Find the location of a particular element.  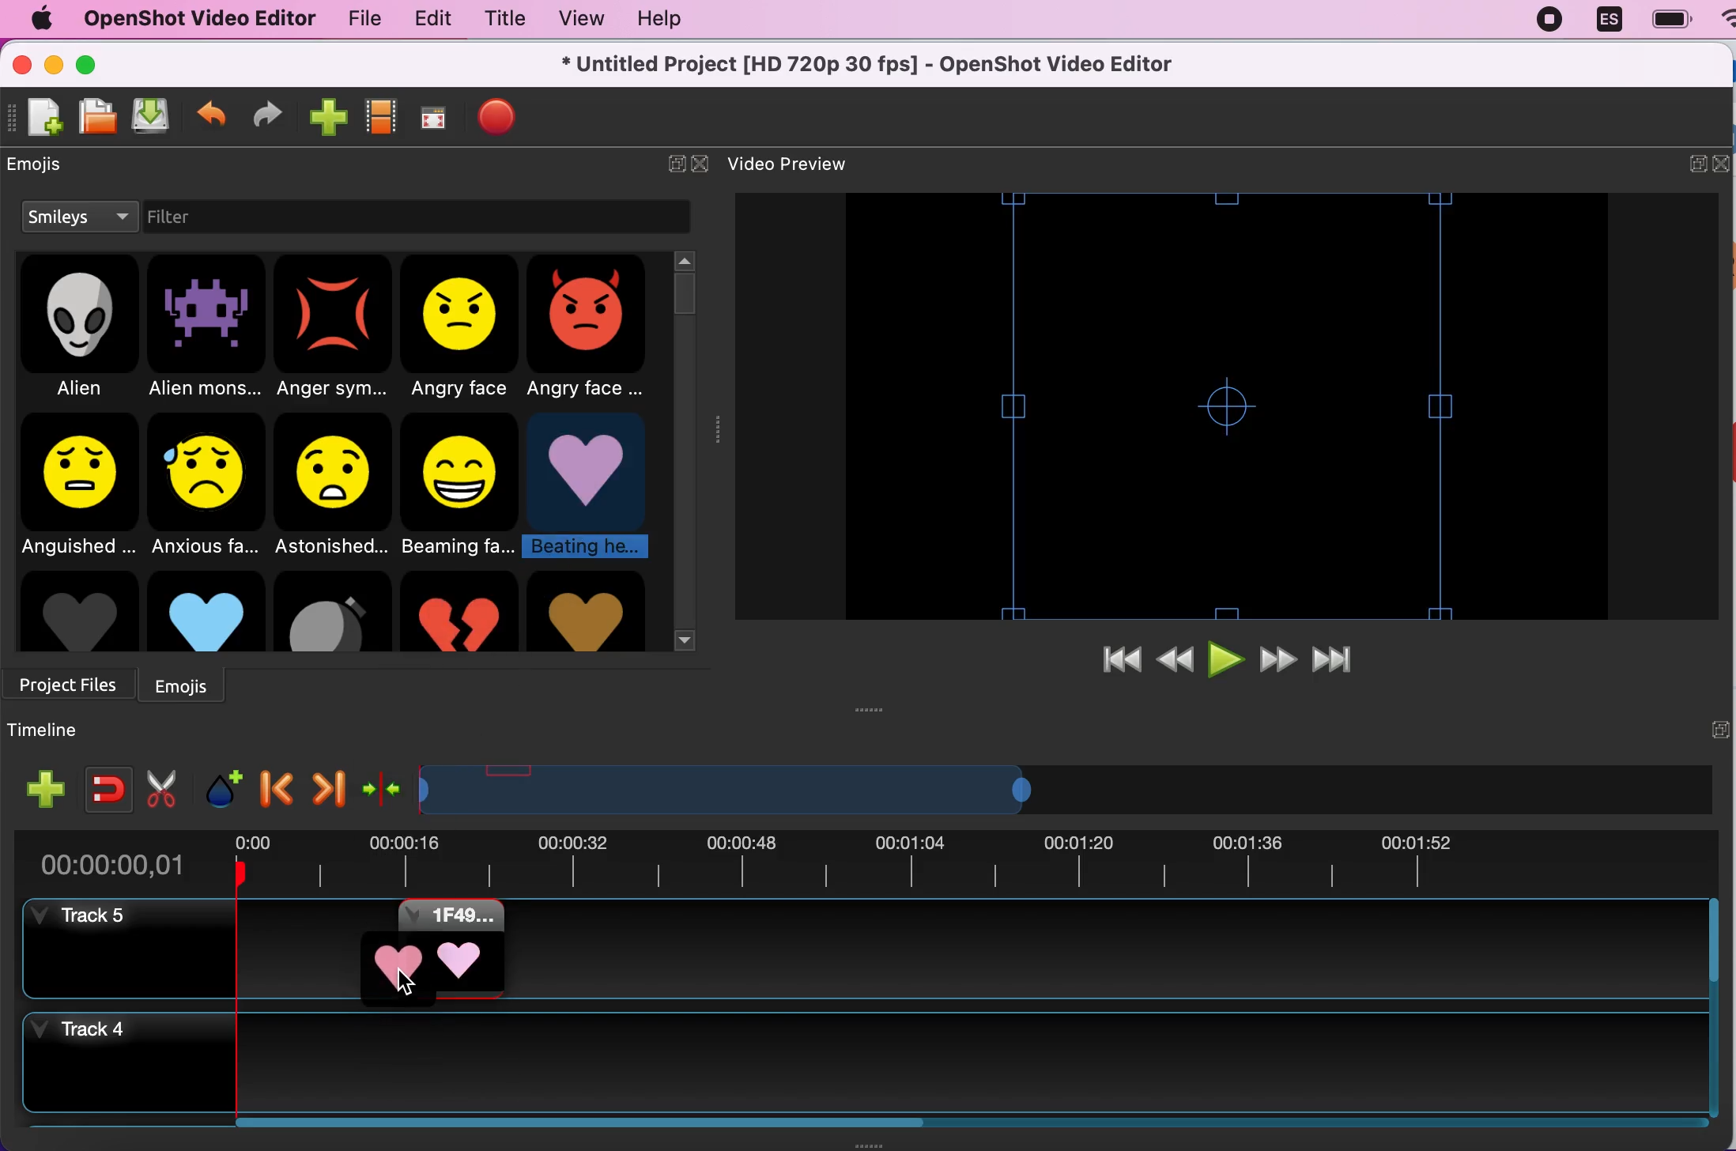

cut is located at coordinates (162, 787).